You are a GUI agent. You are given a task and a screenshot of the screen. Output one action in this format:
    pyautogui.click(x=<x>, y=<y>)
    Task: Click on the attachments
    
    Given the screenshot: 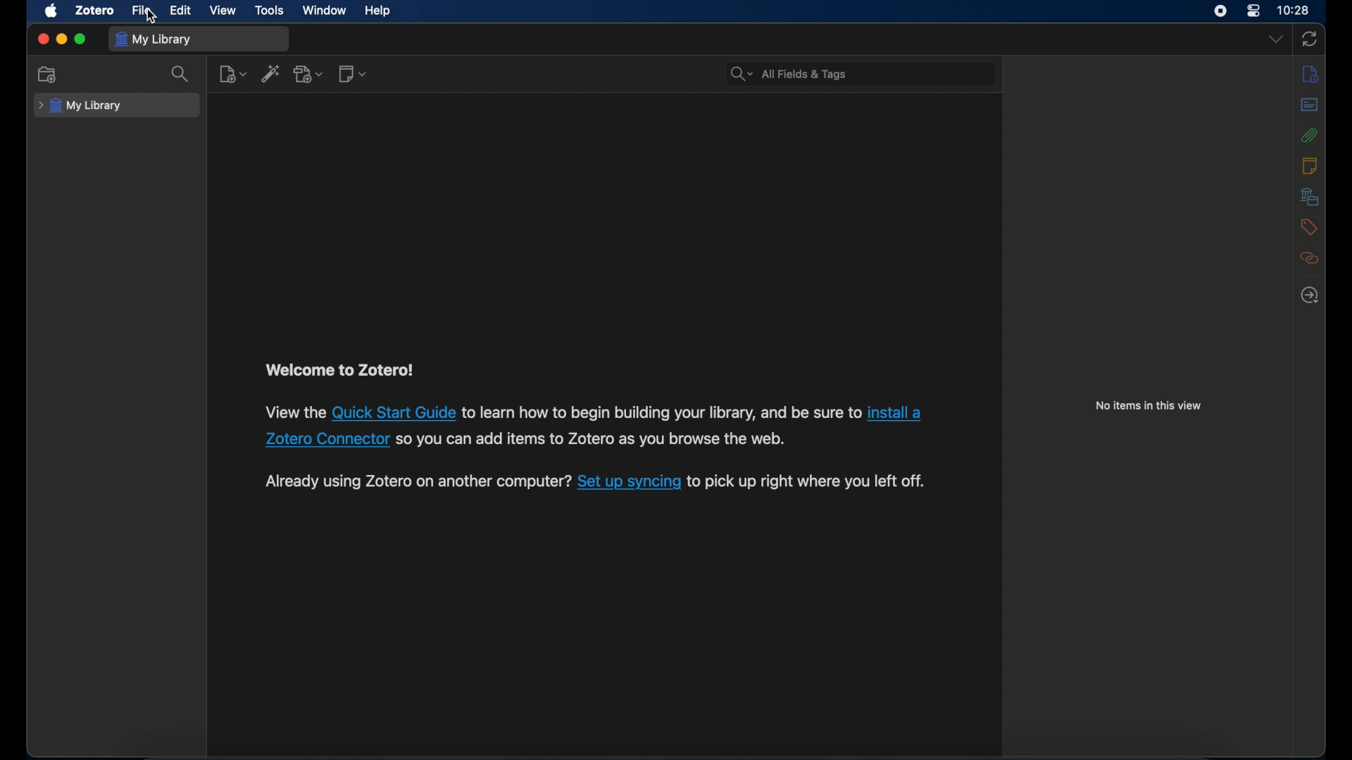 What is the action you would take?
    pyautogui.click(x=1310, y=136)
    